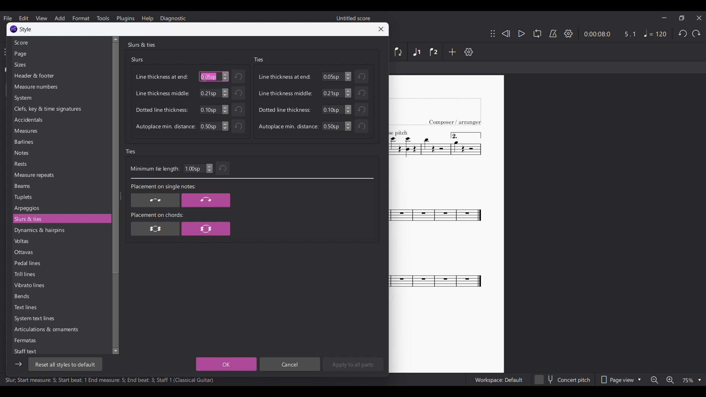 Image resolution: width=706 pixels, height=397 pixels. Describe the element at coordinates (61, 296) in the screenshot. I see `Bends` at that location.